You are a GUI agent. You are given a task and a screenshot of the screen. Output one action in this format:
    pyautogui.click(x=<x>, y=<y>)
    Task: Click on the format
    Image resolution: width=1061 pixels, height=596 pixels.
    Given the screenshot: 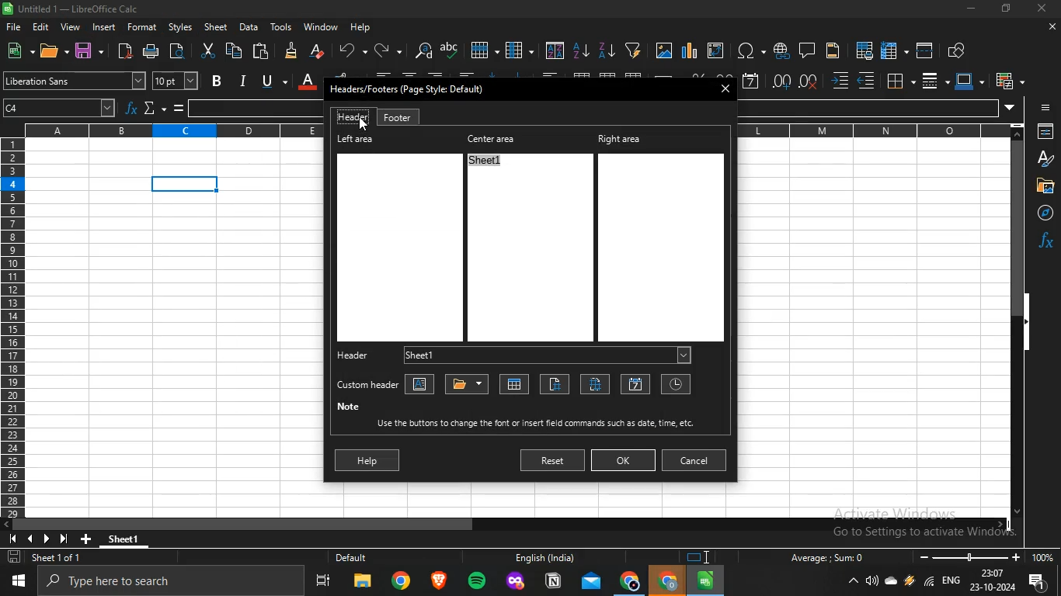 What is the action you would take?
    pyautogui.click(x=143, y=26)
    